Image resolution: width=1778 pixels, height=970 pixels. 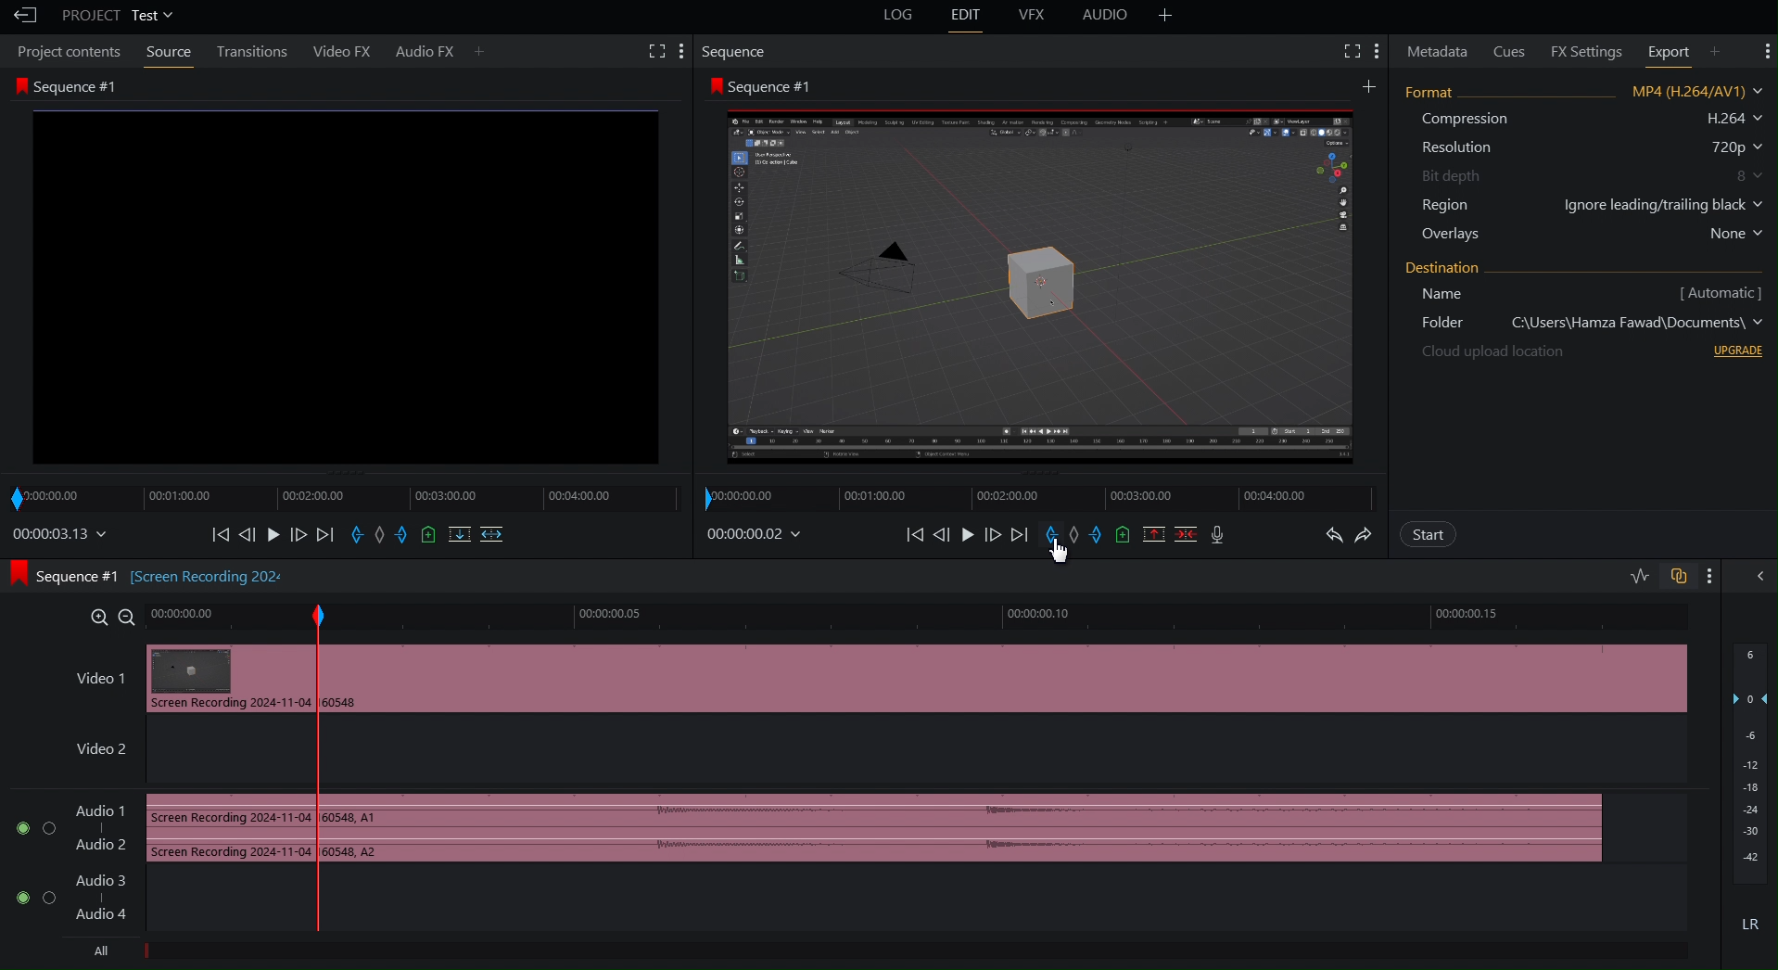 What do you see at coordinates (21, 16) in the screenshot?
I see `Back` at bounding box center [21, 16].